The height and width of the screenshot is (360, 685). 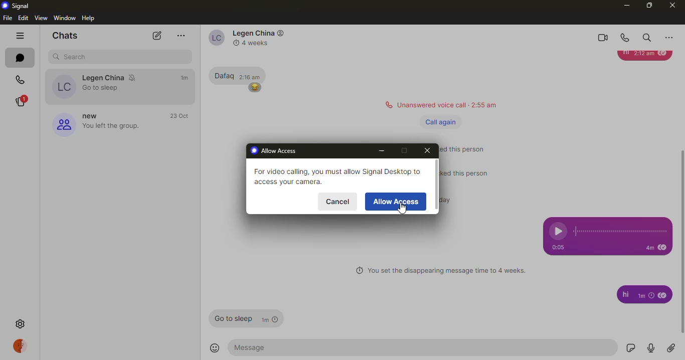 What do you see at coordinates (222, 74) in the screenshot?
I see `Dafaq` at bounding box center [222, 74].